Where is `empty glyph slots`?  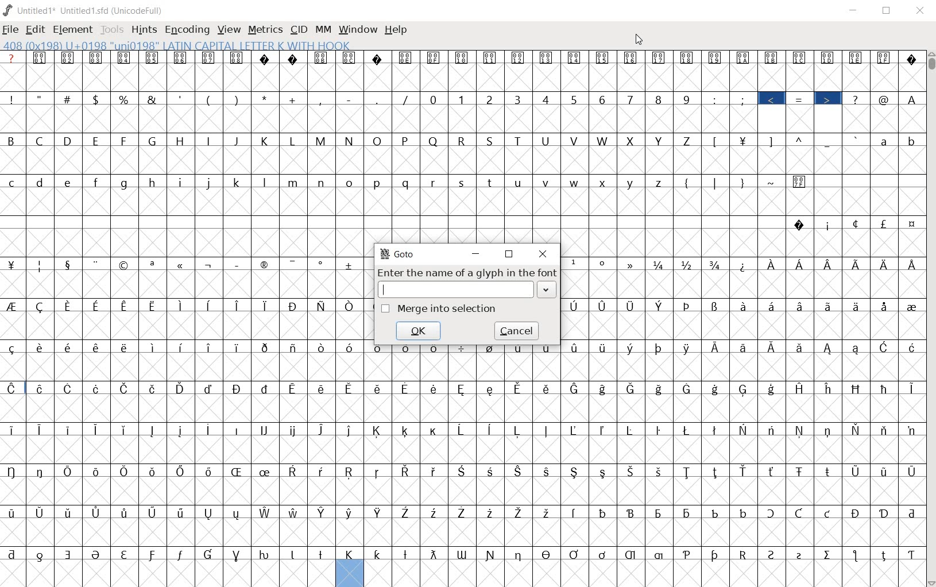 empty glyph slots is located at coordinates (465, 160).